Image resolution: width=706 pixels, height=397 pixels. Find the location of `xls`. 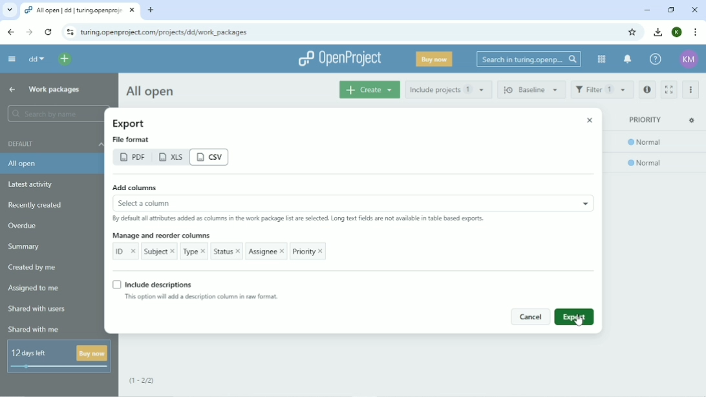

xls is located at coordinates (171, 155).